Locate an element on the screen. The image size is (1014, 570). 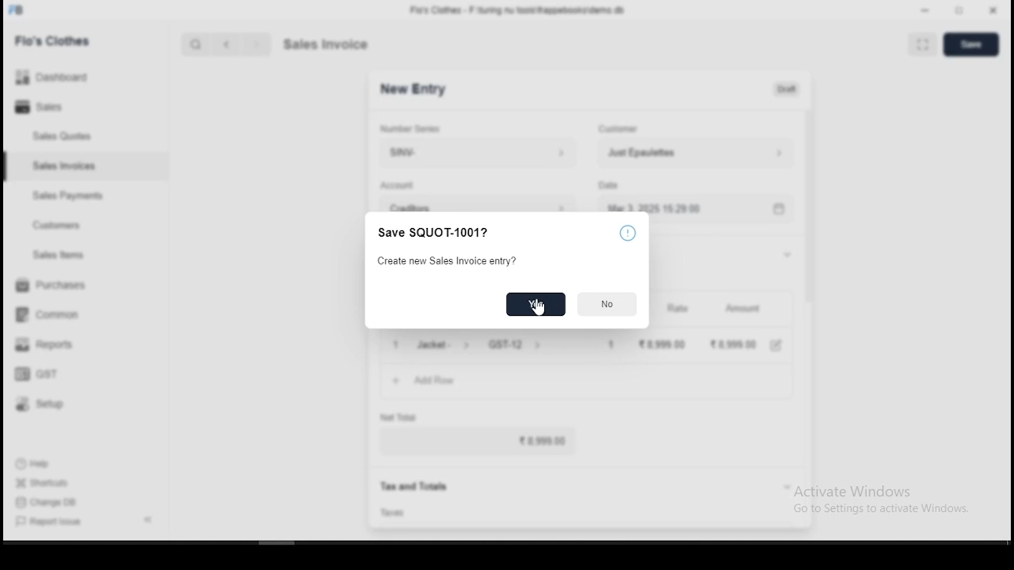
change DB is located at coordinates (59, 503).